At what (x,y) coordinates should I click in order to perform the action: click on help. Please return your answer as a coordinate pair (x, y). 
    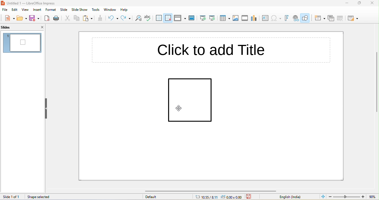
    Looking at the image, I should click on (125, 10).